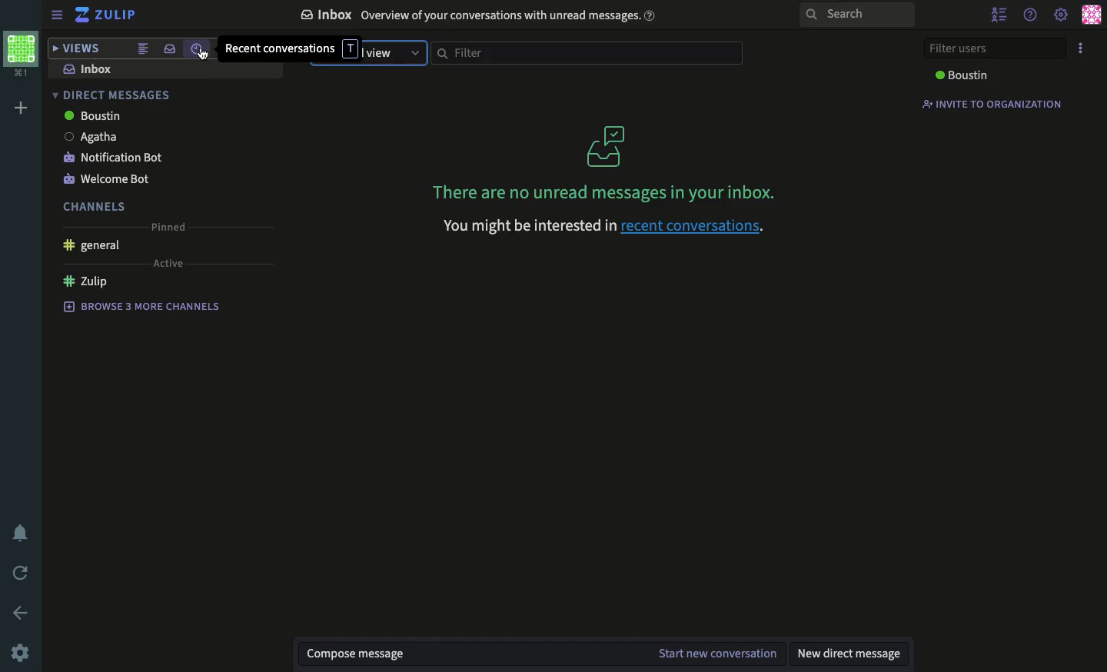  What do you see at coordinates (77, 49) in the screenshot?
I see `views` at bounding box center [77, 49].